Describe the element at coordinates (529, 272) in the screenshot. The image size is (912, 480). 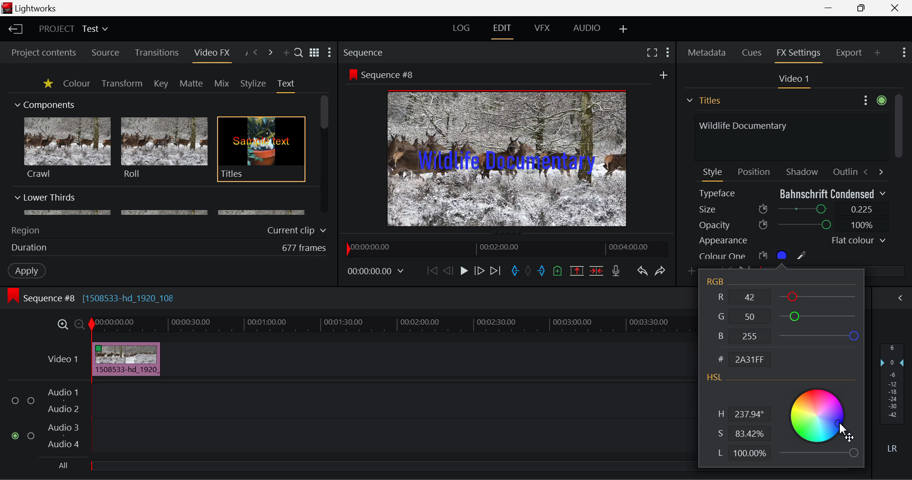
I see `Remove all marks` at that location.